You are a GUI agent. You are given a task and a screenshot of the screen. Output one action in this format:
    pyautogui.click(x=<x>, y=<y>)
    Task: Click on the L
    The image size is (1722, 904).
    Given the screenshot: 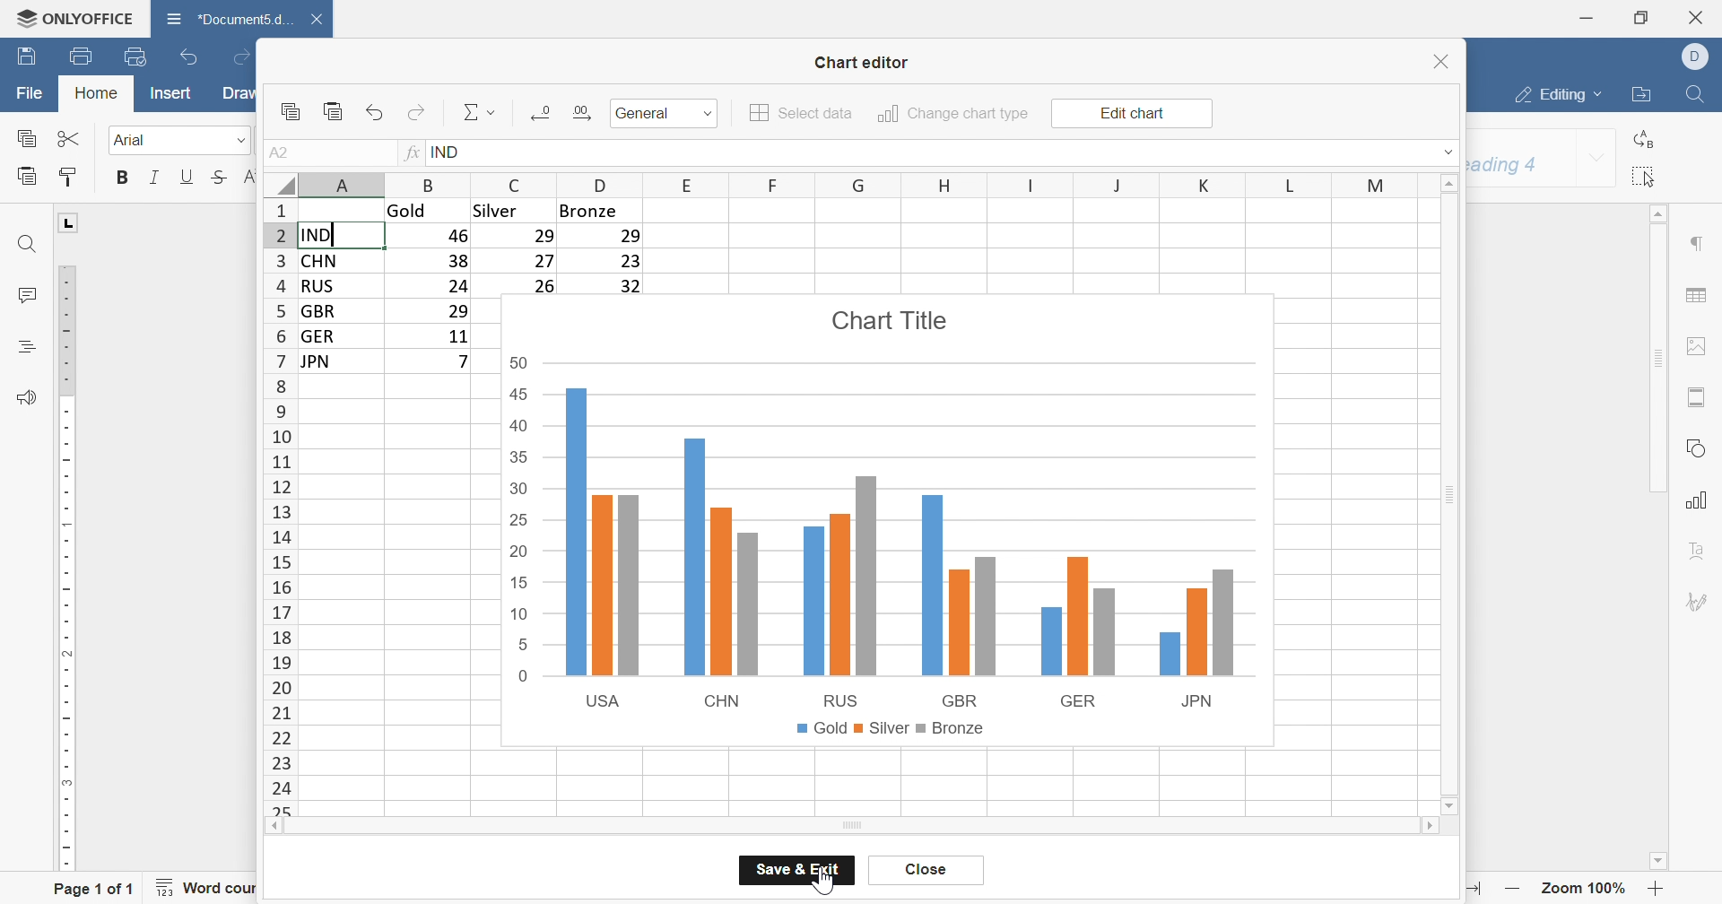 What is the action you would take?
    pyautogui.click(x=69, y=221)
    